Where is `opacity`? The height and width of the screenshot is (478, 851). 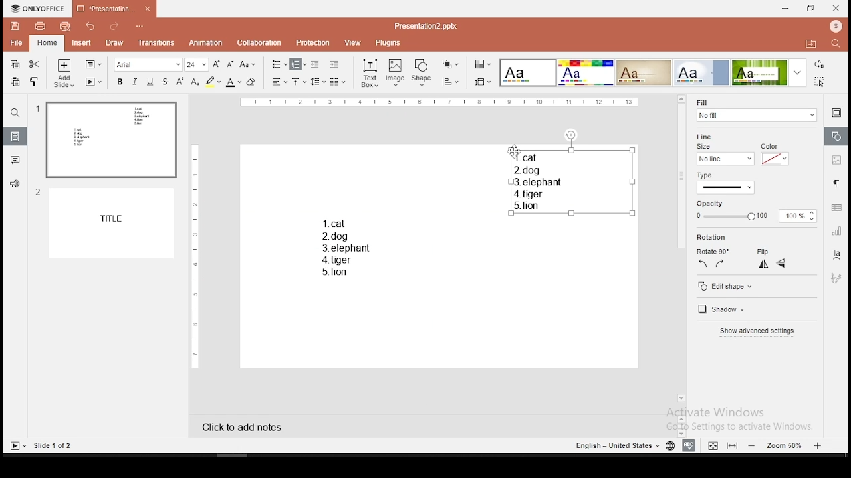
opacity is located at coordinates (757, 211).